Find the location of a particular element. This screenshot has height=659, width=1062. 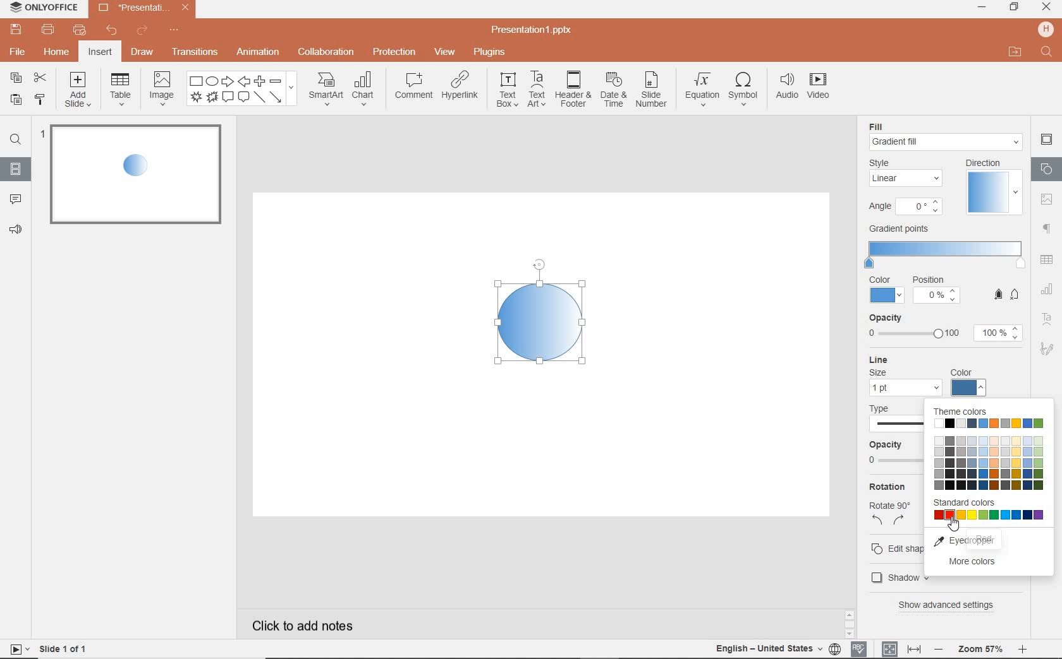

add/remove gradient point is located at coordinates (1007, 294).